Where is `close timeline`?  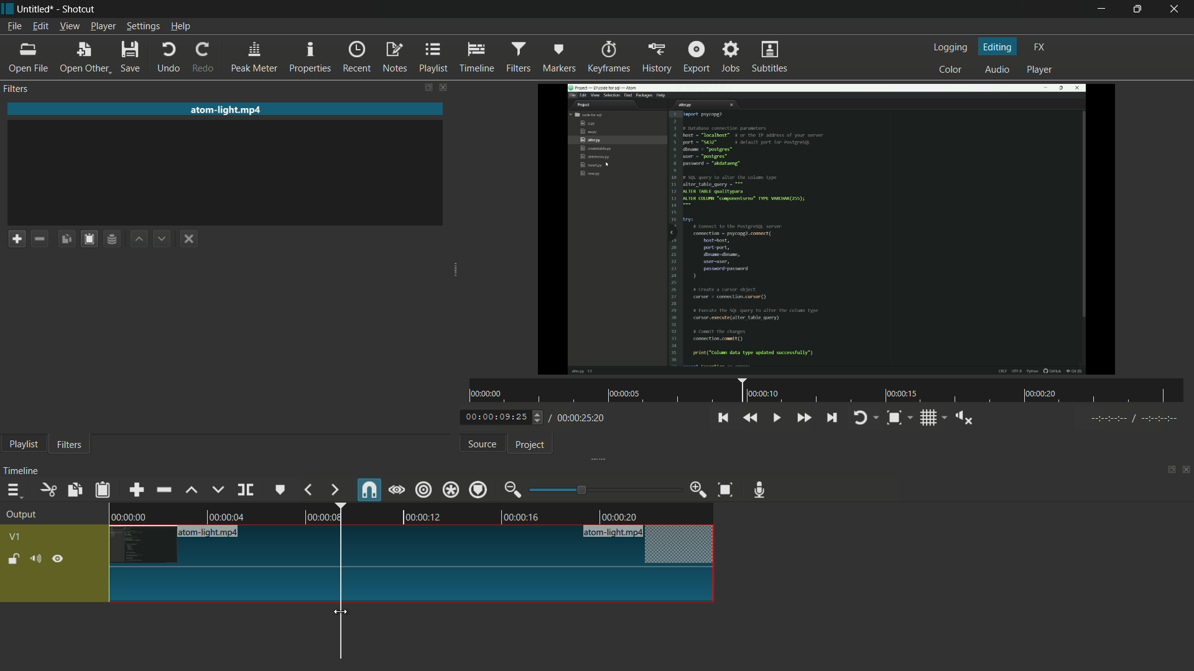 close timeline is located at coordinates (1187, 470).